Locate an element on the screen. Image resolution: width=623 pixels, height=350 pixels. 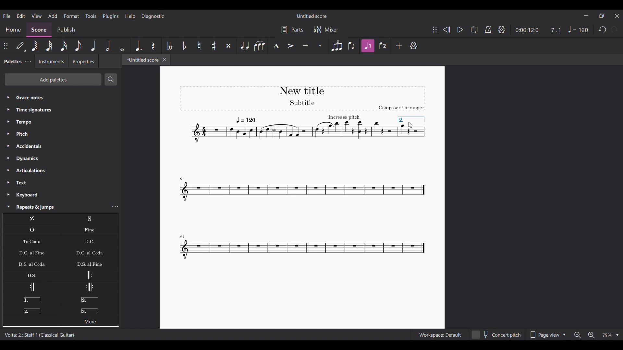
Toggle double flat is located at coordinates (169, 46).